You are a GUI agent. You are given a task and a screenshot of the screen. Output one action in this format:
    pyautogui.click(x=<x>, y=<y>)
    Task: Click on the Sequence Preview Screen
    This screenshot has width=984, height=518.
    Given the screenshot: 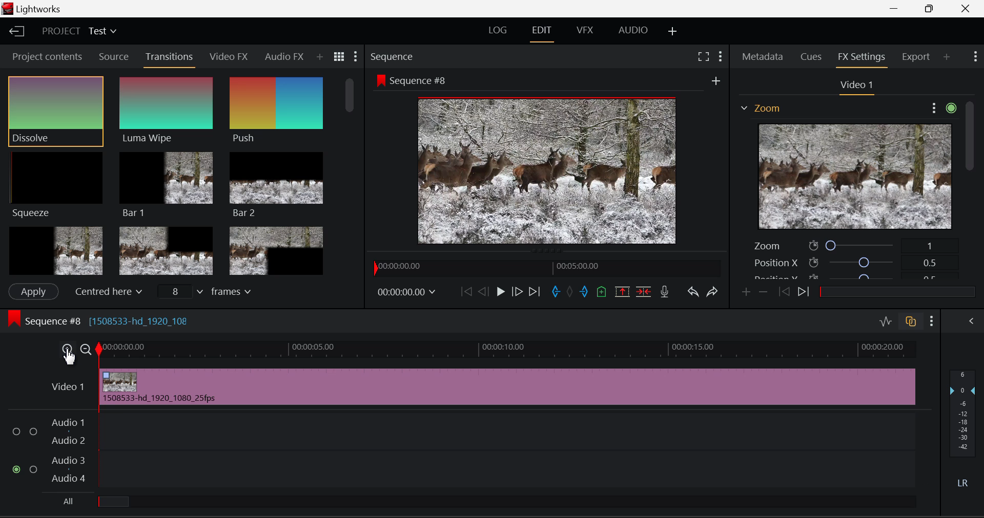 What is the action you would take?
    pyautogui.click(x=547, y=157)
    